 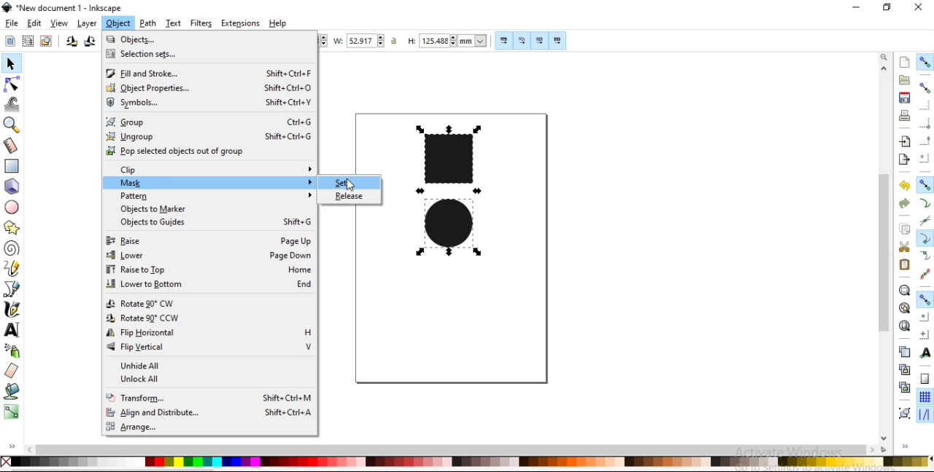 What do you see at coordinates (213, 170) in the screenshot?
I see `clip` at bounding box center [213, 170].